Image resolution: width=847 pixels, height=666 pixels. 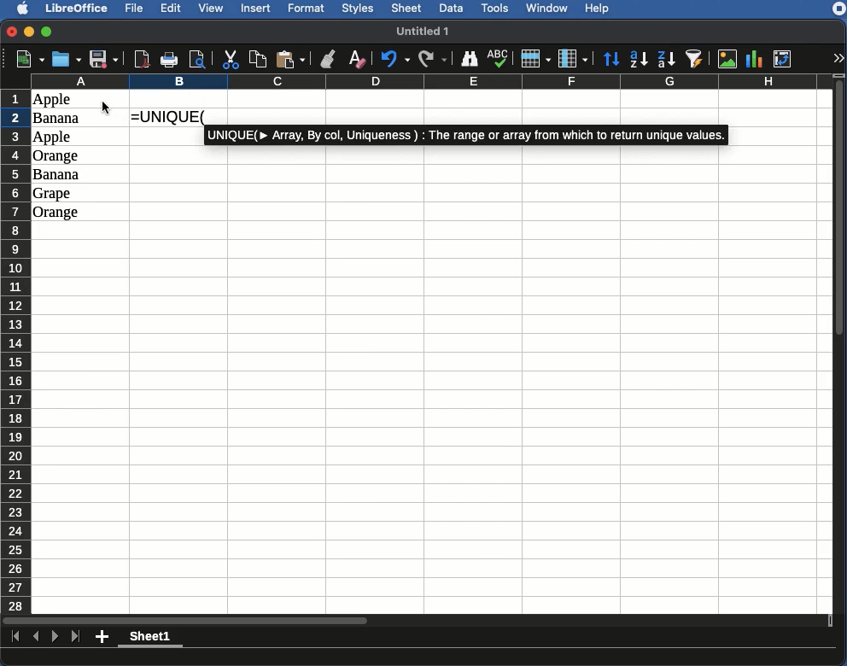 I want to click on Last sheet, so click(x=77, y=637).